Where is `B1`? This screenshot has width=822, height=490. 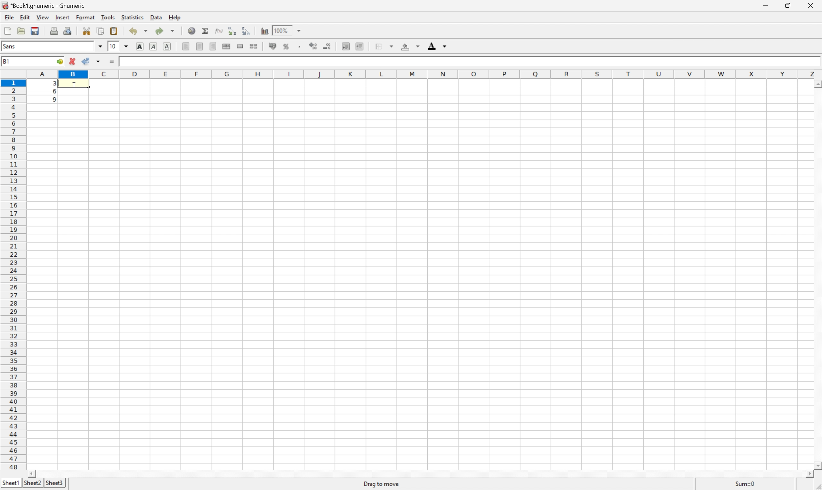 B1 is located at coordinates (7, 61).